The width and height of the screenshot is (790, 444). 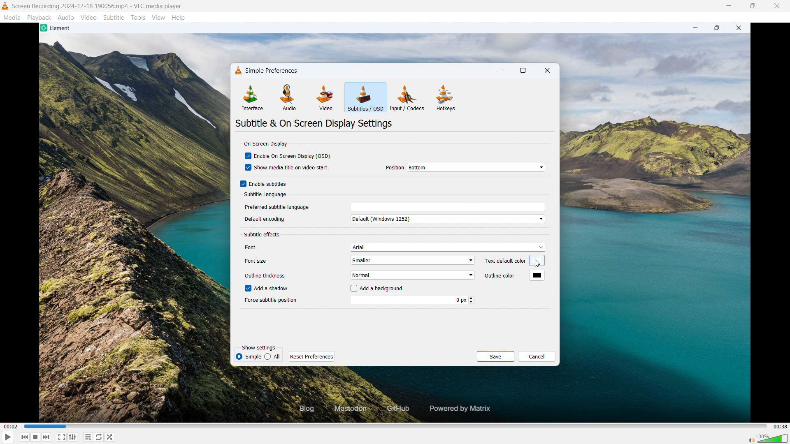 I want to click on Select default text colour , so click(x=537, y=261).